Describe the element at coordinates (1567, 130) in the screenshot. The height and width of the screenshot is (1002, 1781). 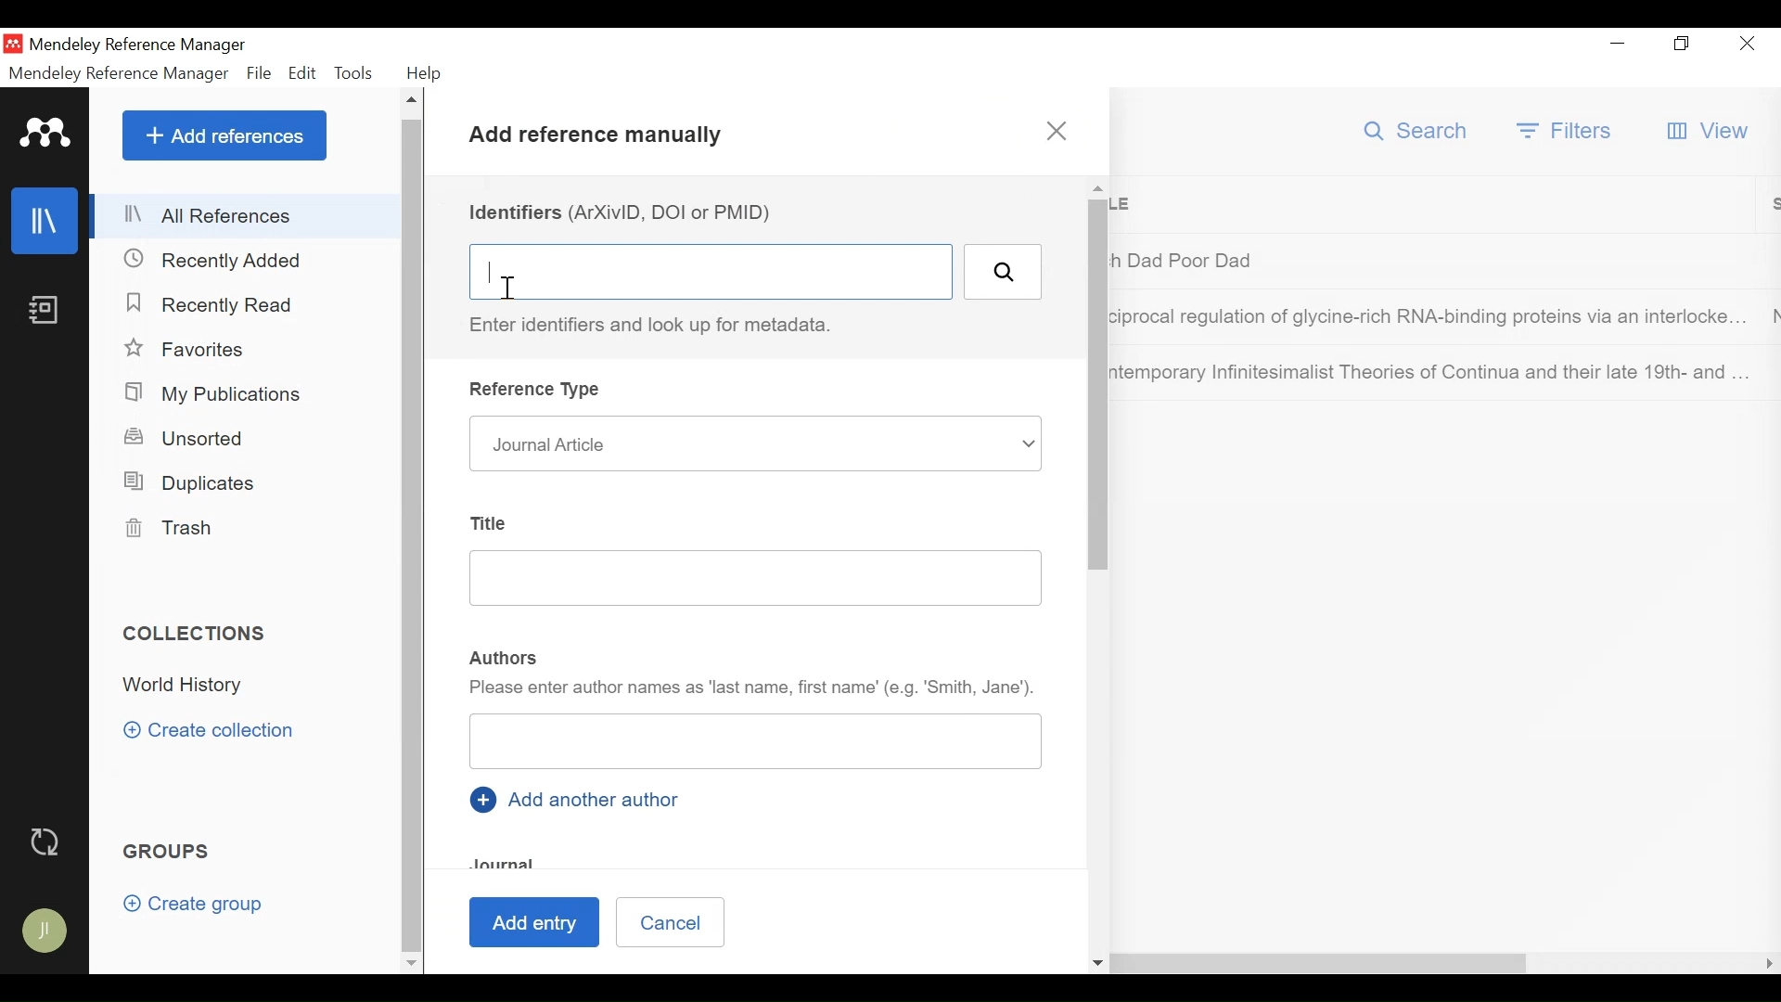
I see `Filter` at that location.